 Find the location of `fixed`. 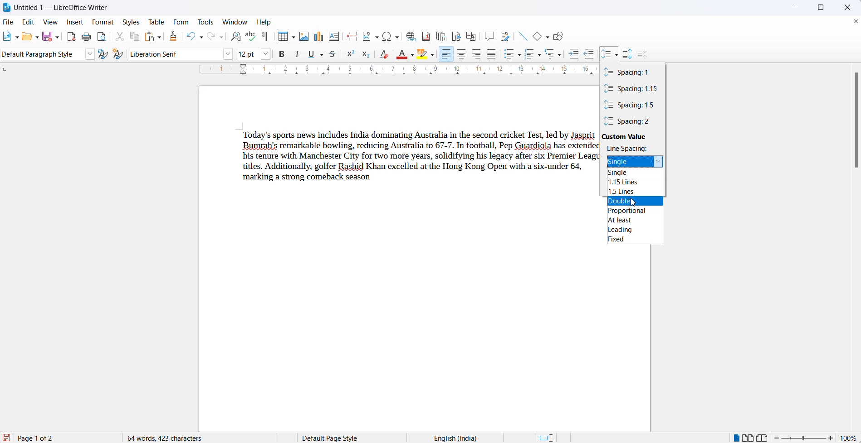

fixed is located at coordinates (632, 240).